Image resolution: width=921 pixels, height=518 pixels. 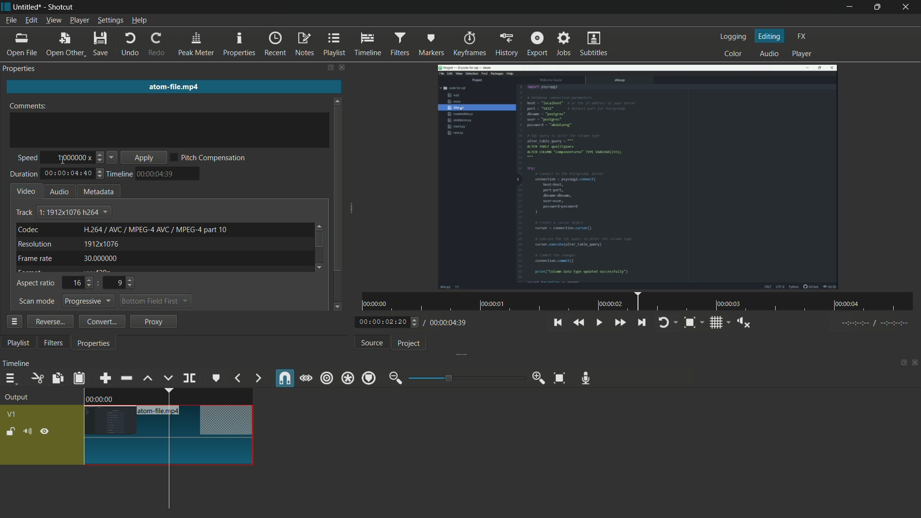 I want to click on keyframes, so click(x=470, y=43).